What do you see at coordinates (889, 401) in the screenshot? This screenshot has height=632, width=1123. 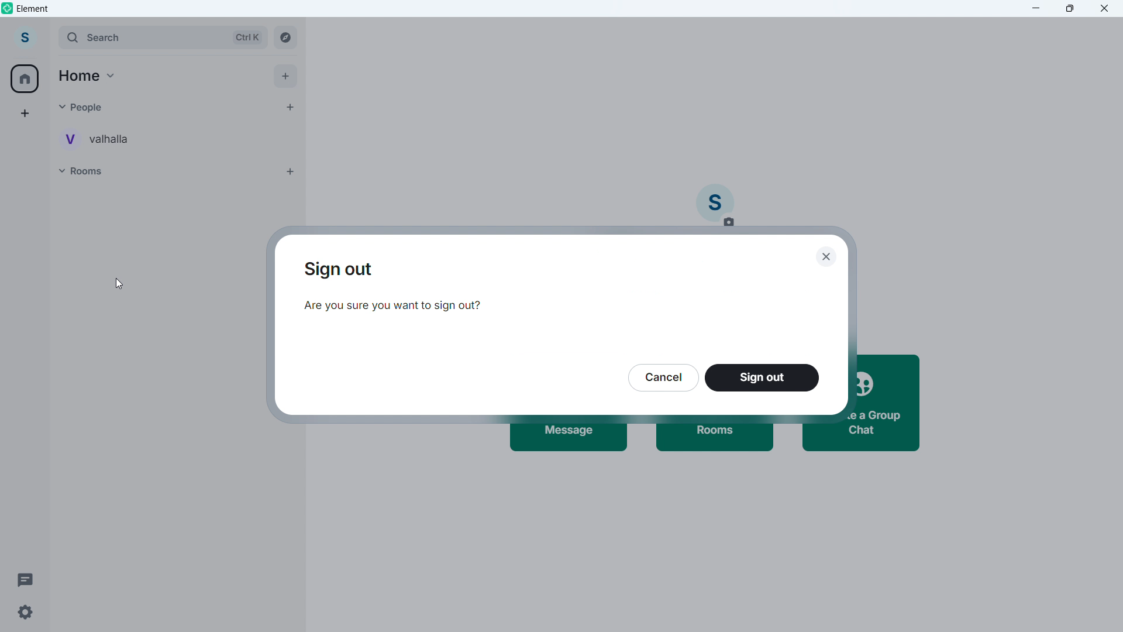 I see `Create a group chat ` at bounding box center [889, 401].